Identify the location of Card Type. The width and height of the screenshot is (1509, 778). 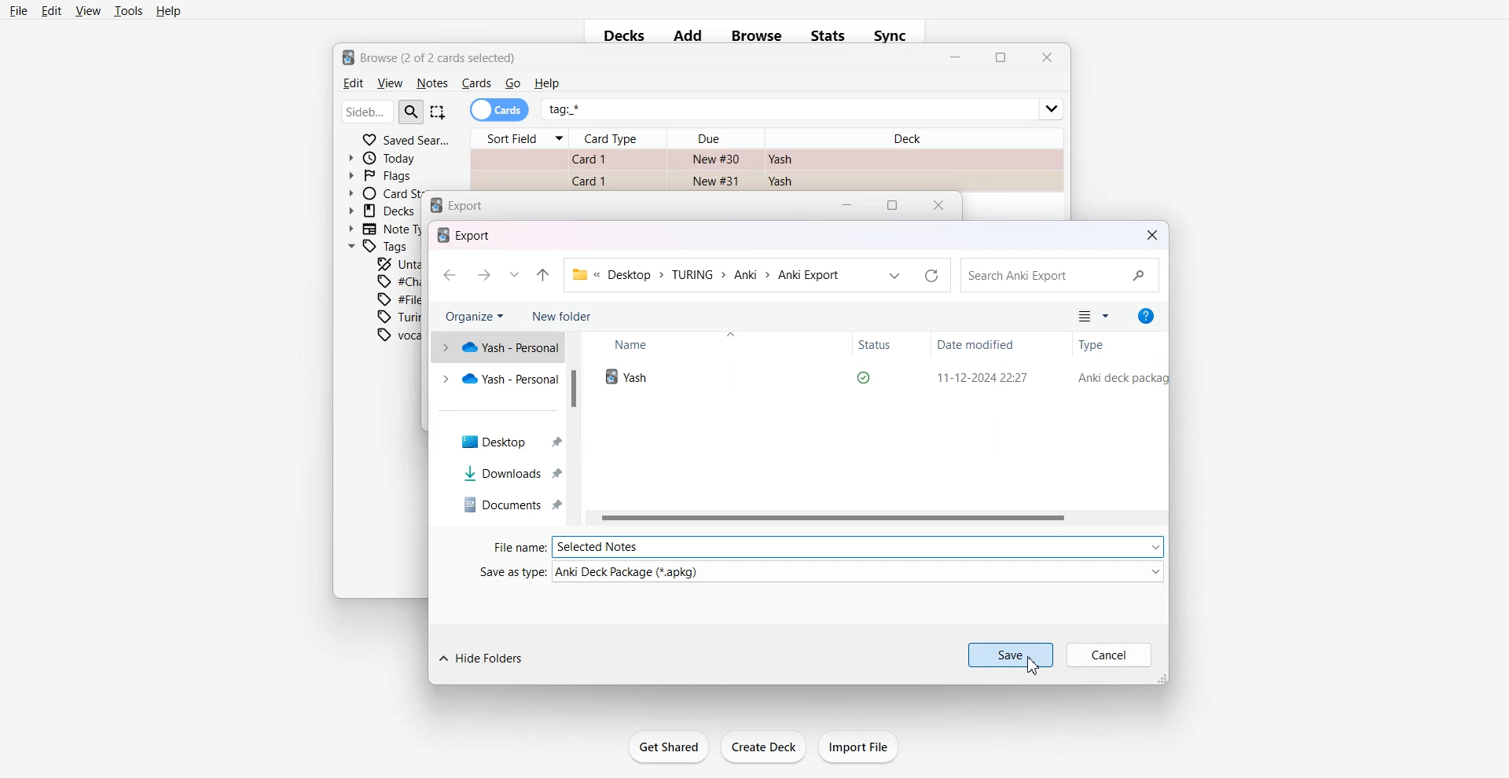
(619, 138).